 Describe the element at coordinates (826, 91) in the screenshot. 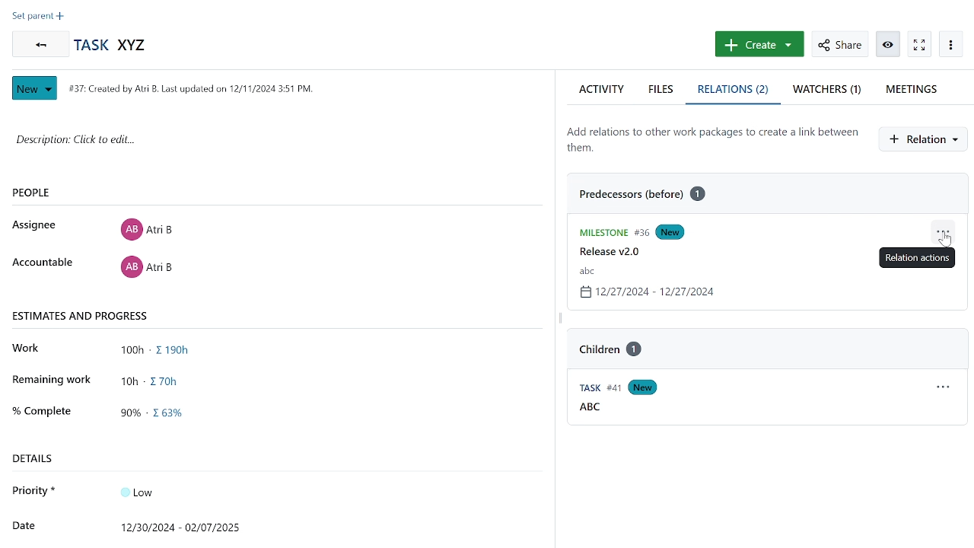

I see `watchers` at that location.